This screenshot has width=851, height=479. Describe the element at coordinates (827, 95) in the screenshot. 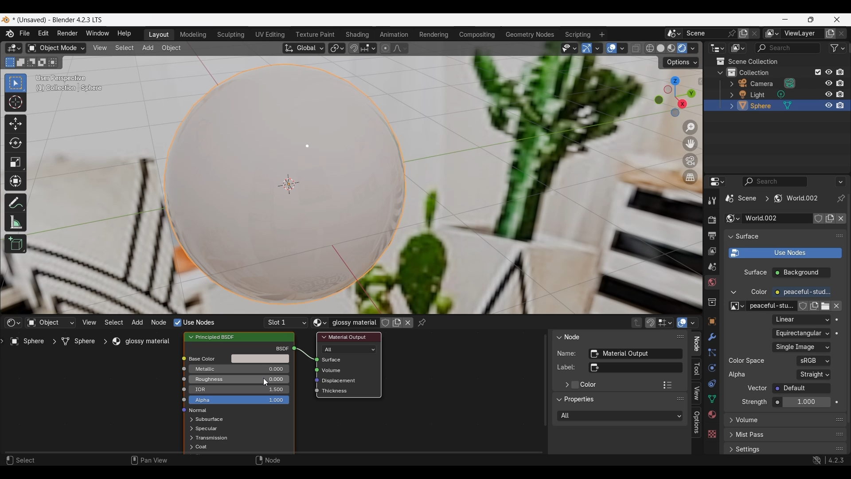

I see `respectively hide in viewport` at that location.